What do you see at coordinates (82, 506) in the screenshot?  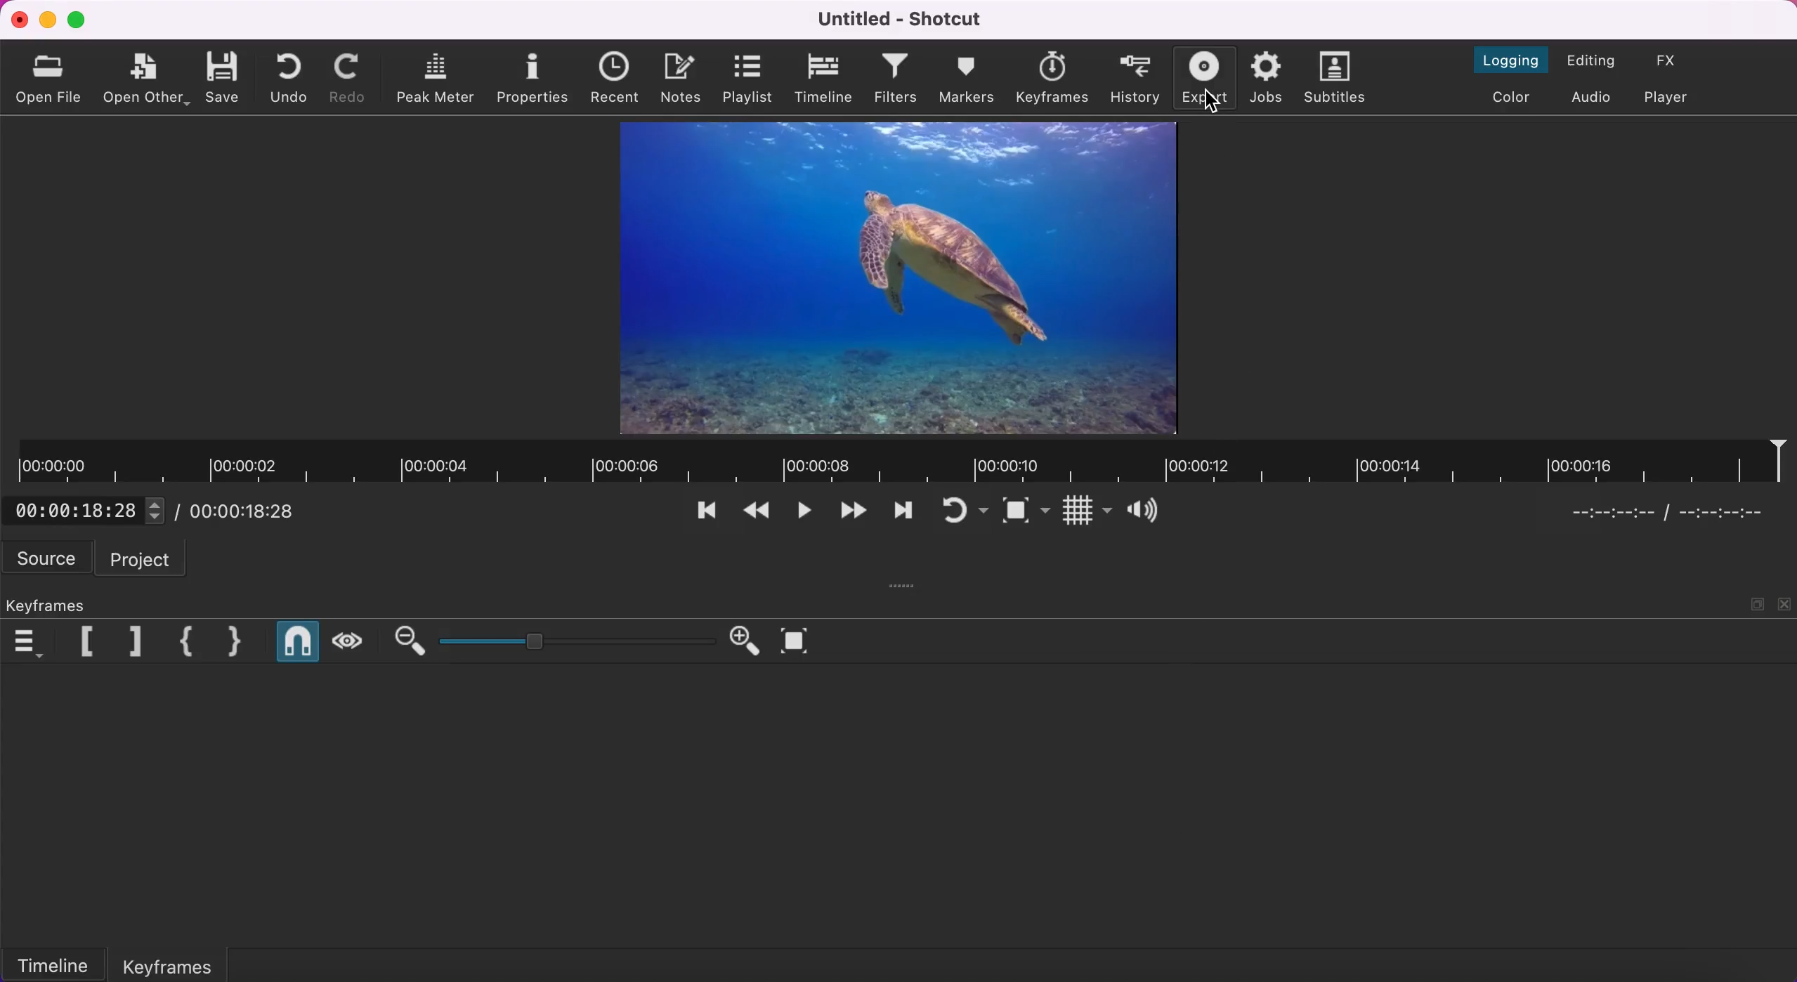 I see `00:00:18:28` at bounding box center [82, 506].